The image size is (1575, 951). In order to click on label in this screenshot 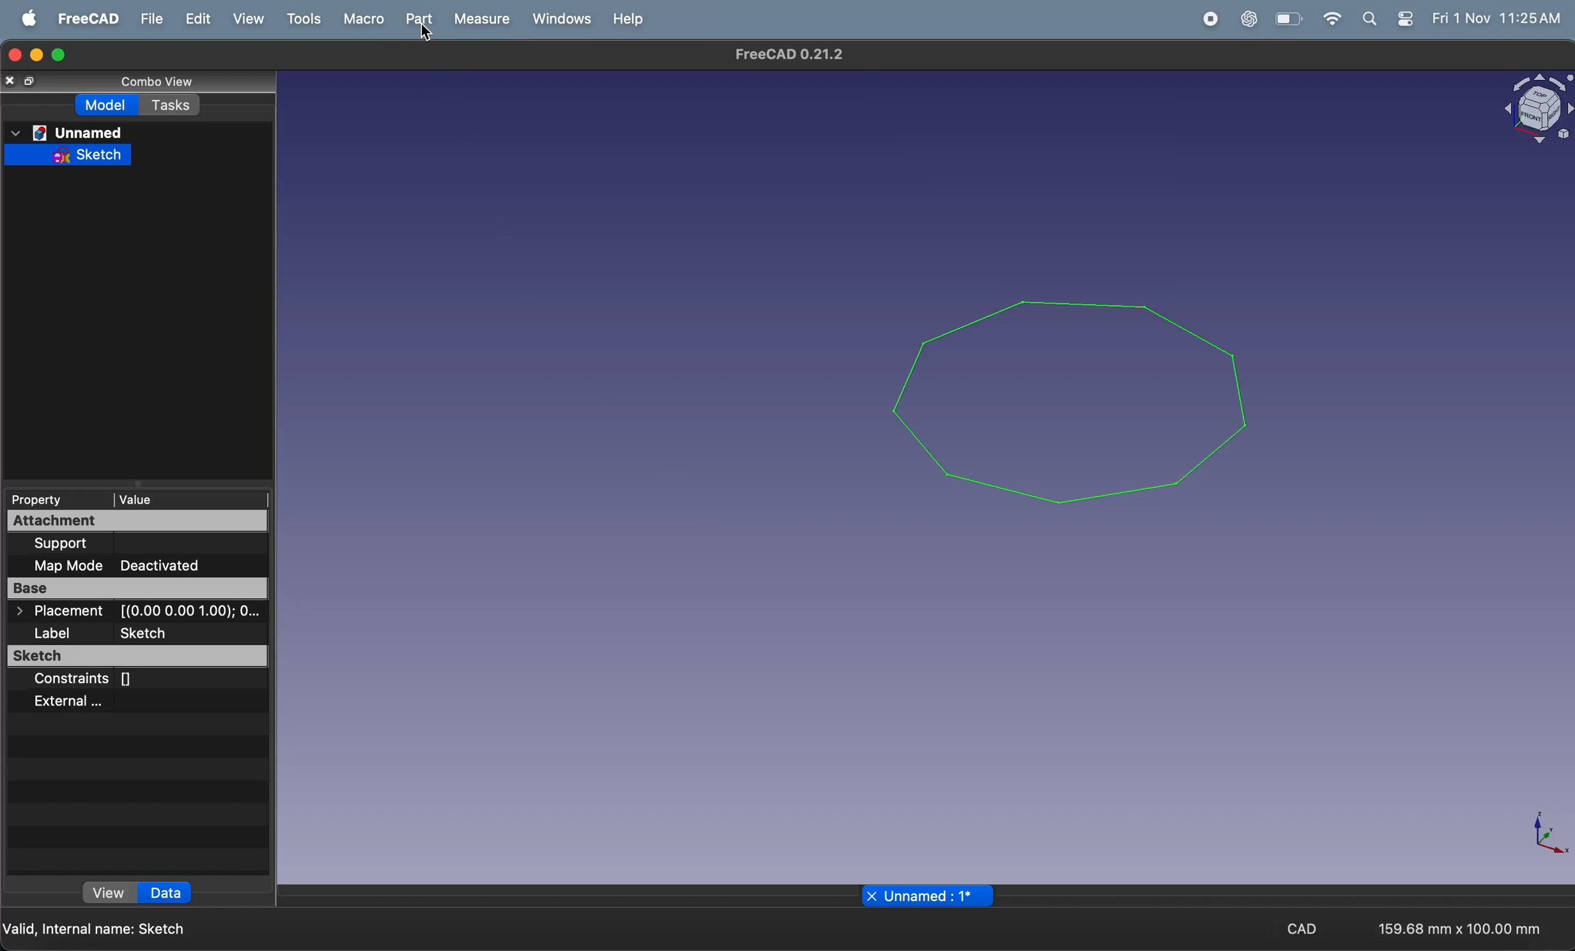, I will do `click(105, 631)`.